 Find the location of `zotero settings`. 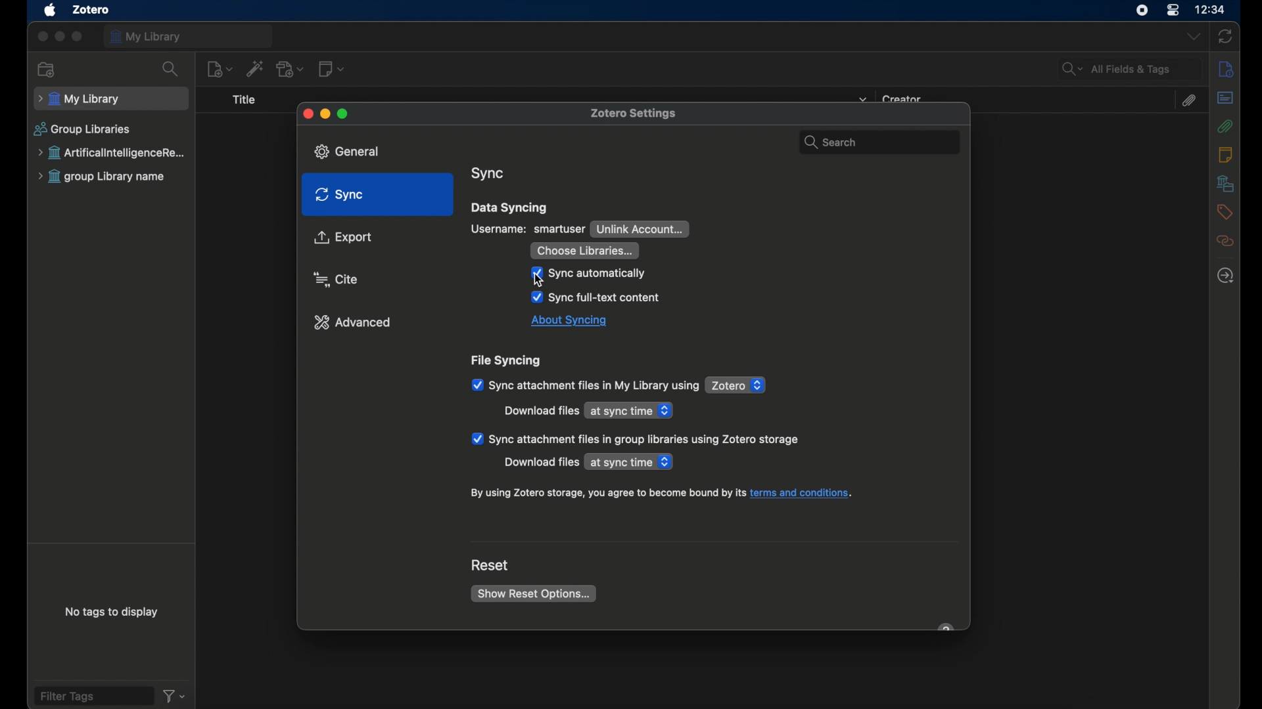

zotero settings is located at coordinates (638, 112).